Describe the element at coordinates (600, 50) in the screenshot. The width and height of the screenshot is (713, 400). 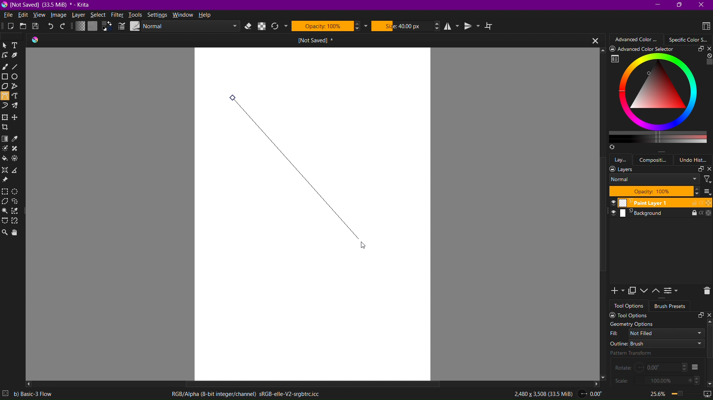
I see `Up` at that location.